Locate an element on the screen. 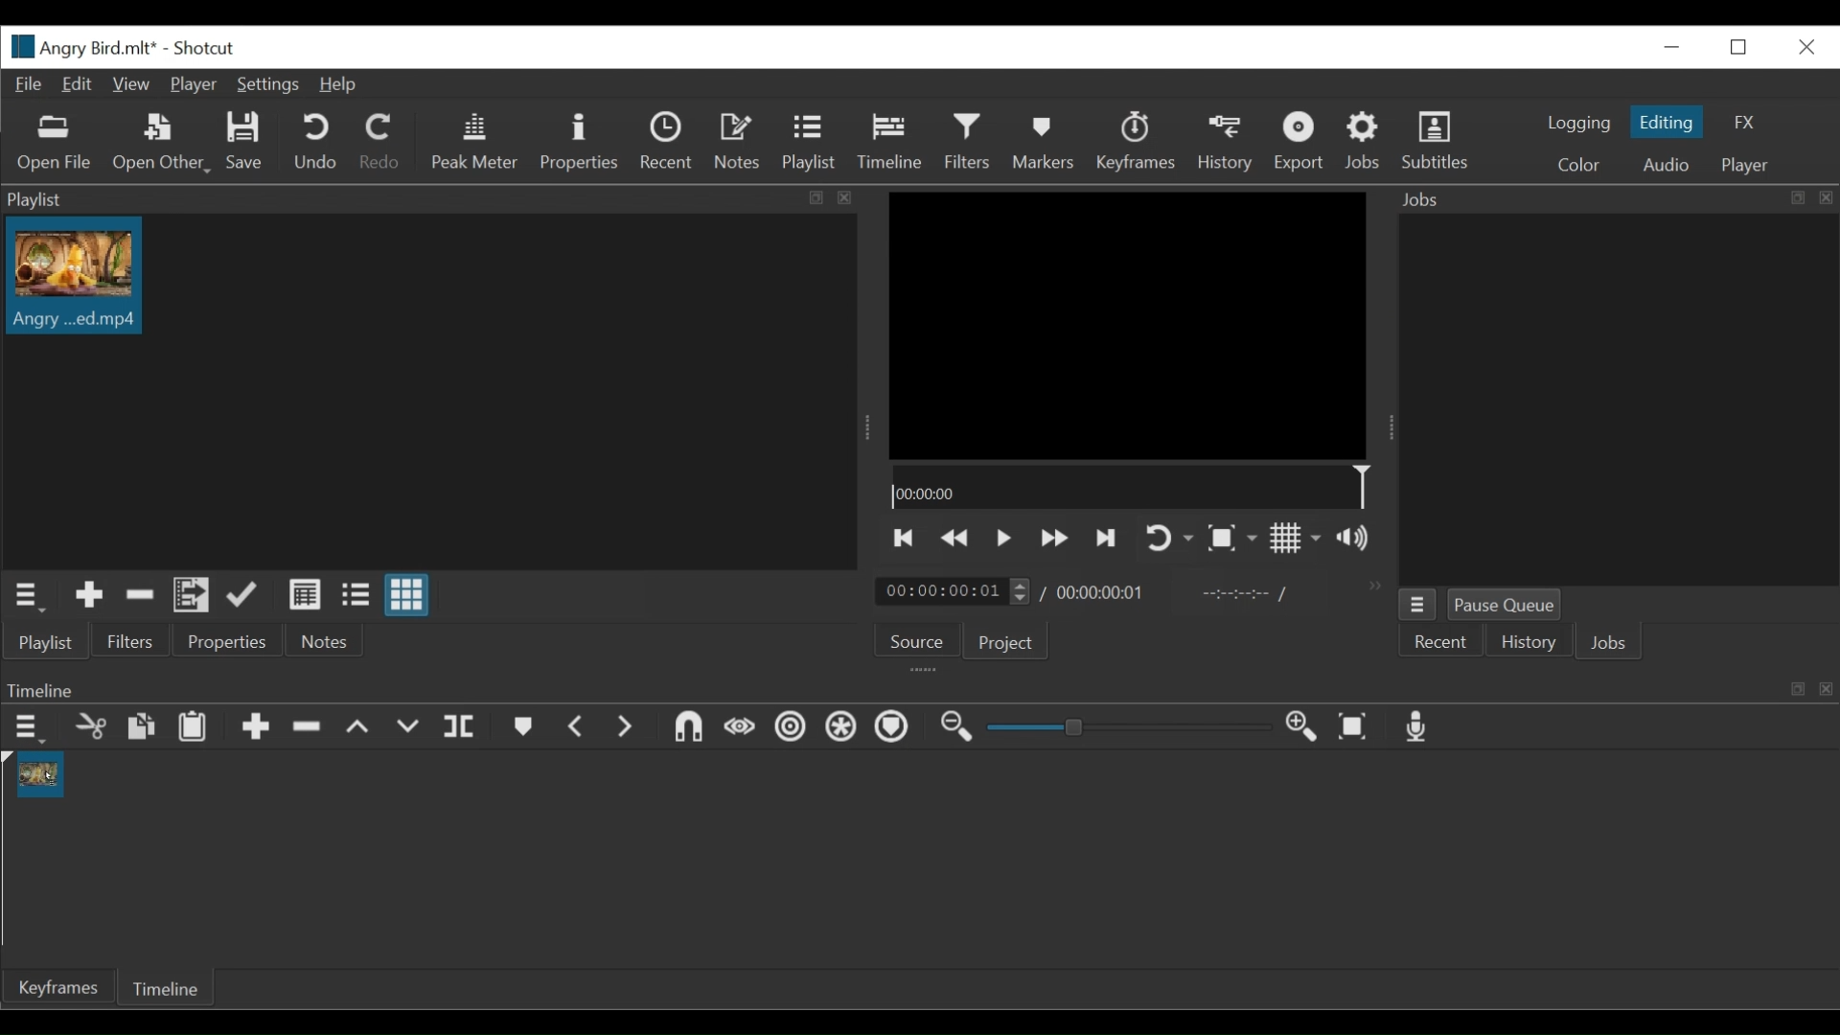  Recent is located at coordinates (669, 143).